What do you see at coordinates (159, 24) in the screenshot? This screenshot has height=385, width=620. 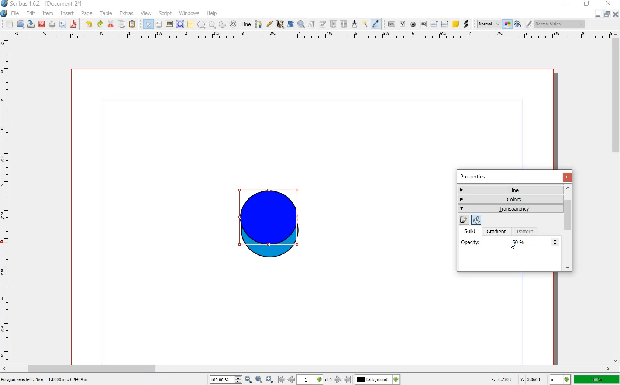 I see `text frame` at bounding box center [159, 24].